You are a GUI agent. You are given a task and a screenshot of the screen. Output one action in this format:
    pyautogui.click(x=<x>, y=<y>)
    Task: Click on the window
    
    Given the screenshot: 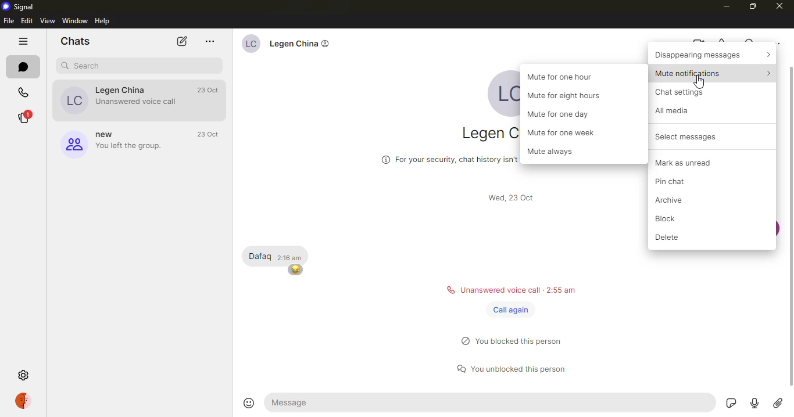 What is the action you would take?
    pyautogui.click(x=74, y=20)
    